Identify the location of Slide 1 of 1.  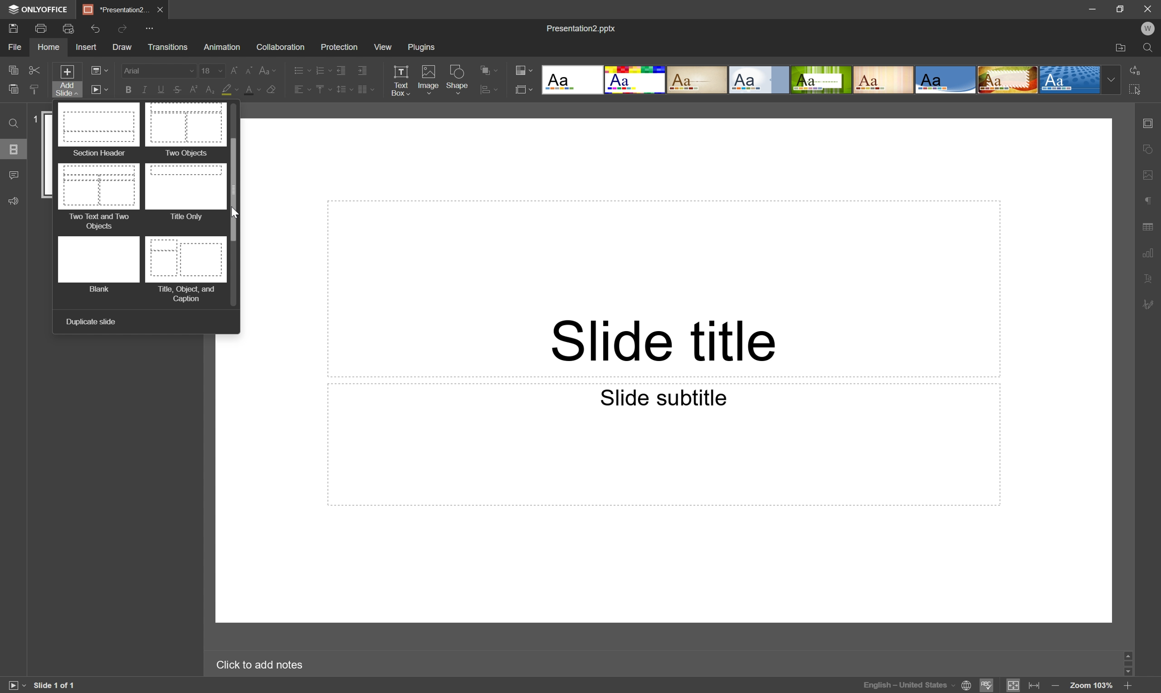
(55, 684).